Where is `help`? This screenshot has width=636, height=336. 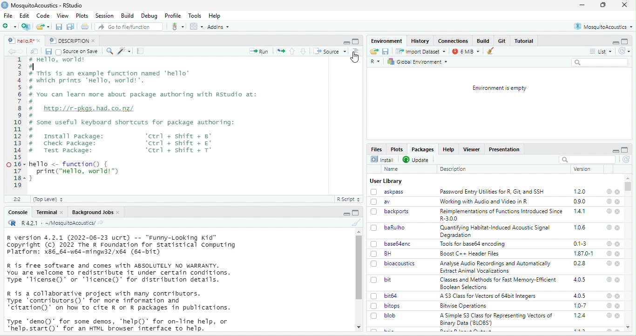 help is located at coordinates (608, 316).